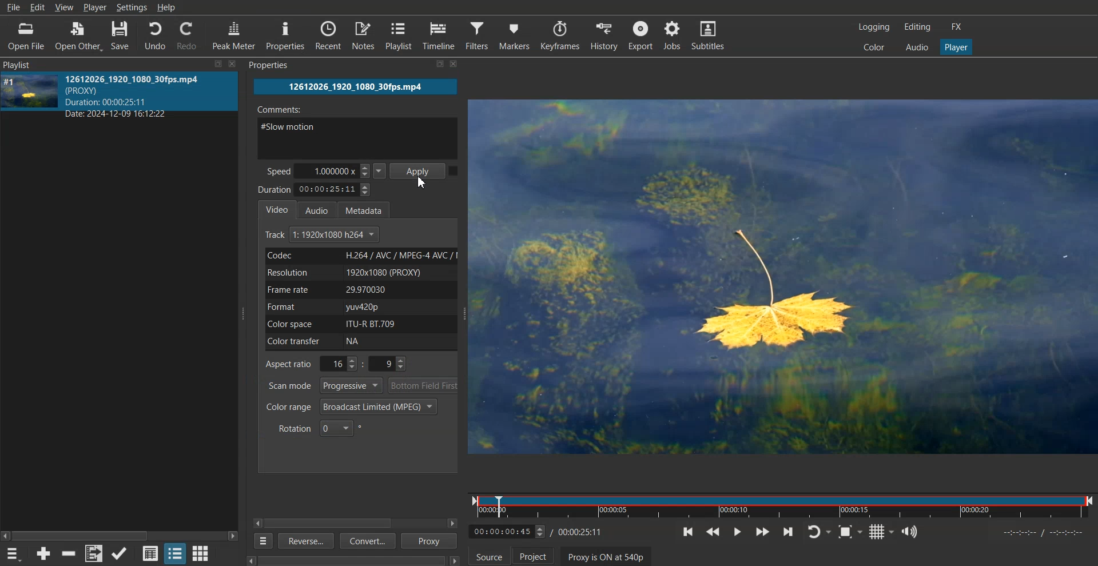 The width and height of the screenshot is (1098, 566). Describe the element at coordinates (96, 8) in the screenshot. I see `Player` at that location.